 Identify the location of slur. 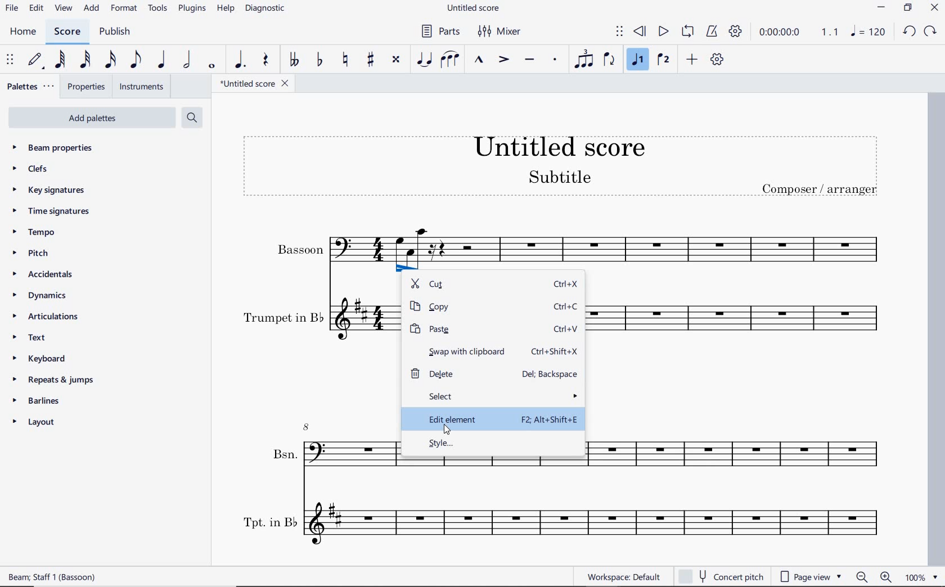
(451, 59).